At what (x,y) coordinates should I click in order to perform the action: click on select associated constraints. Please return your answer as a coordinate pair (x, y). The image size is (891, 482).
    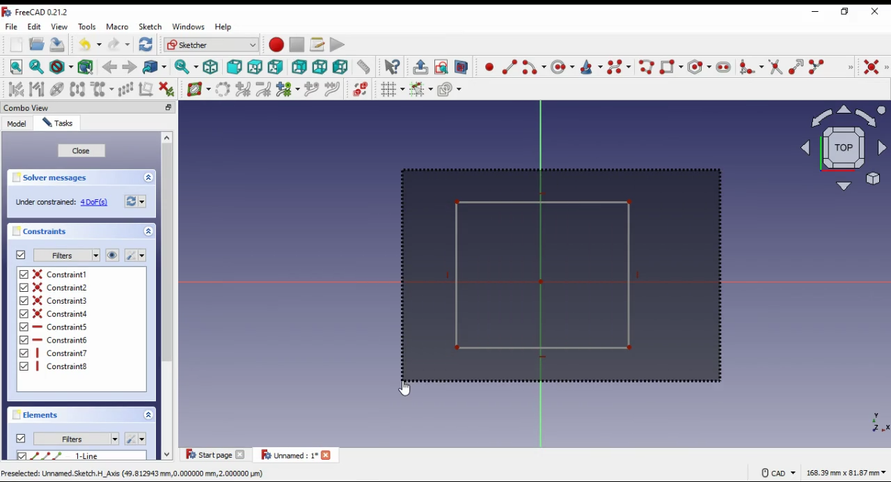
    Looking at the image, I should click on (17, 89).